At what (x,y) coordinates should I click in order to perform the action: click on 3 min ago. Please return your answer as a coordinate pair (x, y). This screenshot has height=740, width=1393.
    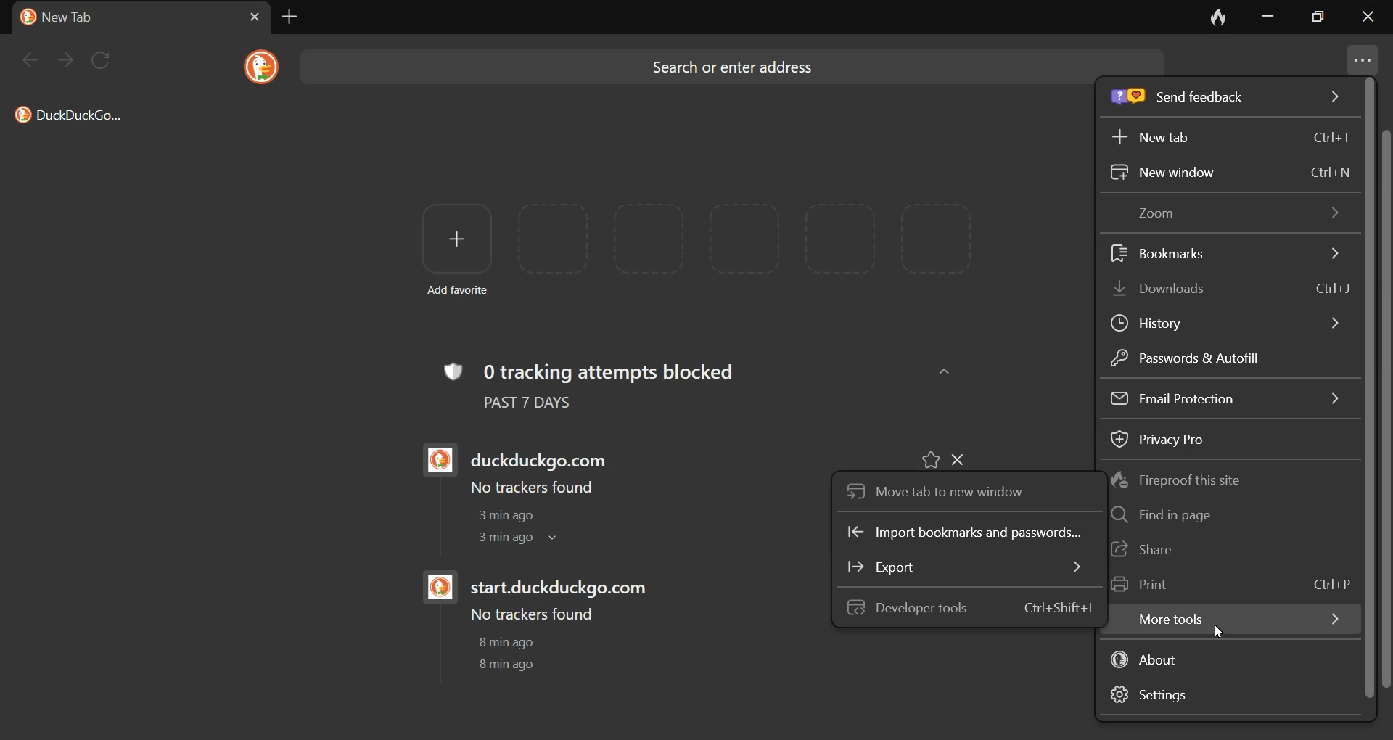
    Looking at the image, I should click on (501, 517).